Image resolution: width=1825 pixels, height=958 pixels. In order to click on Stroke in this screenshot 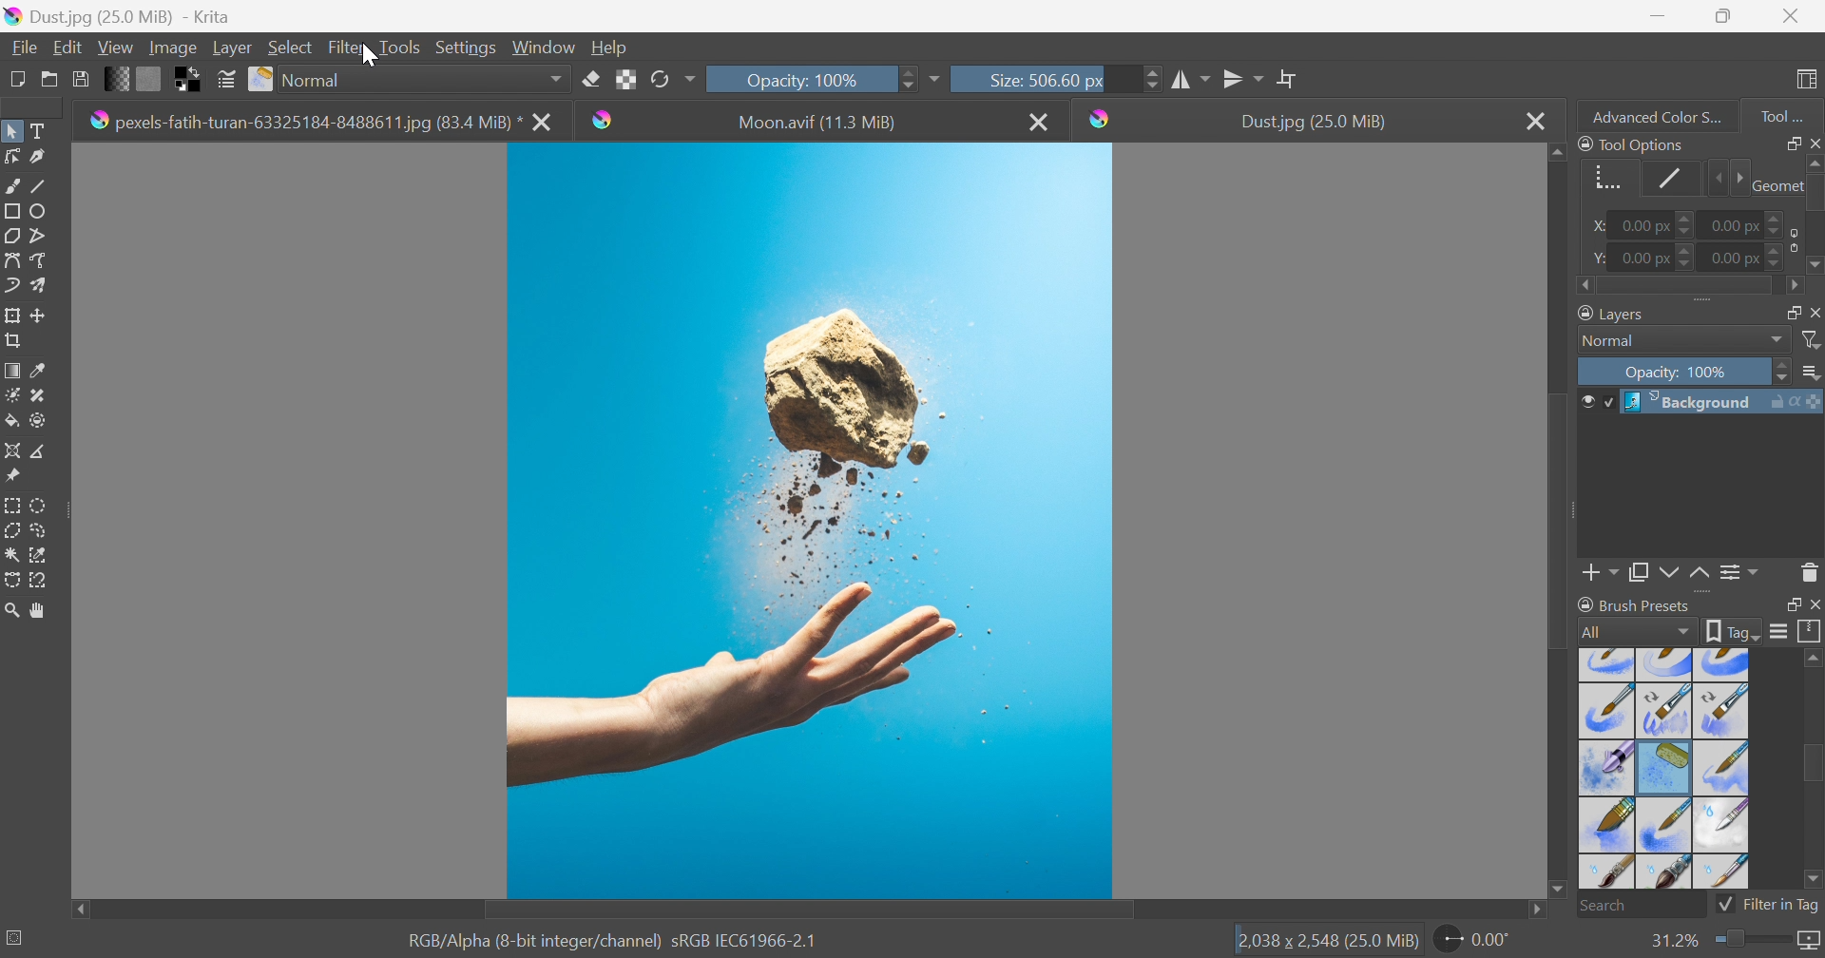, I will do `click(1671, 178)`.